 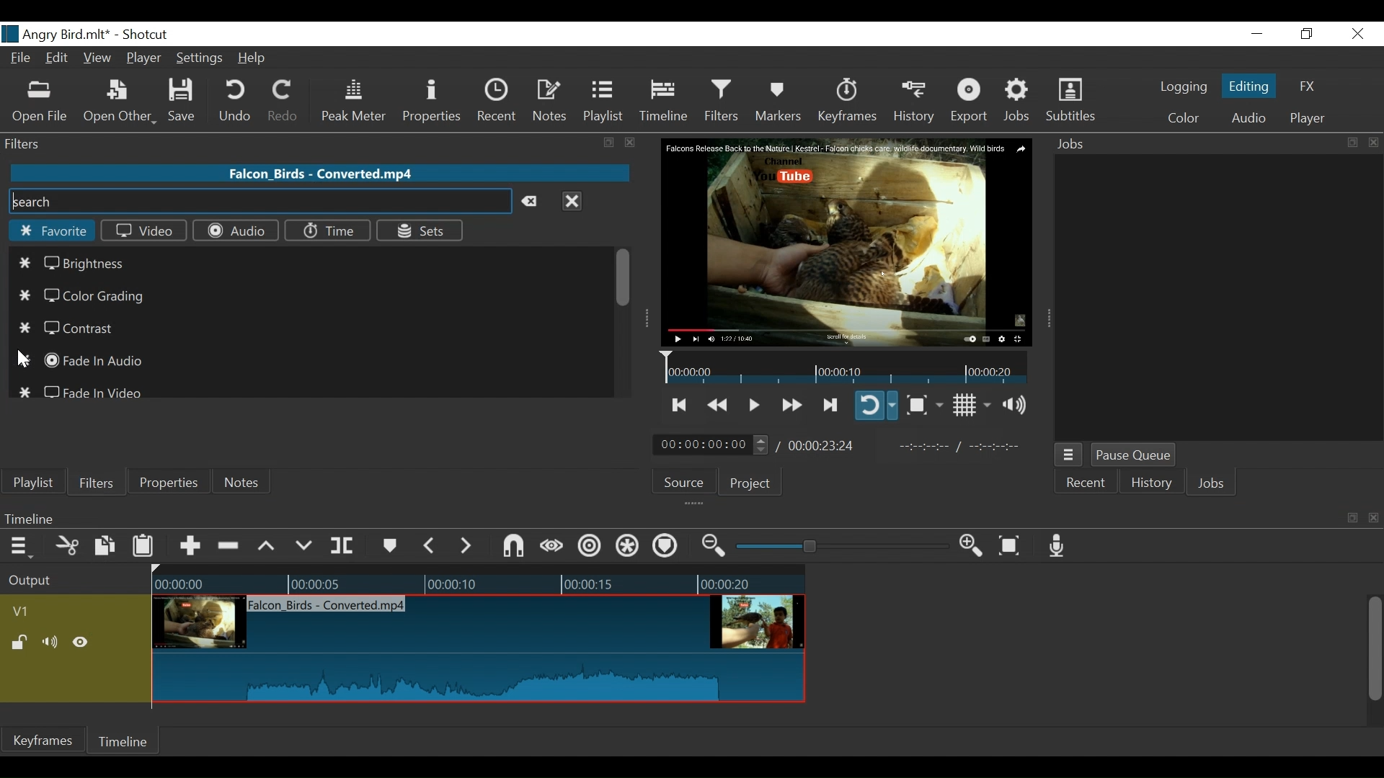 I want to click on Audio, so click(x=235, y=231).